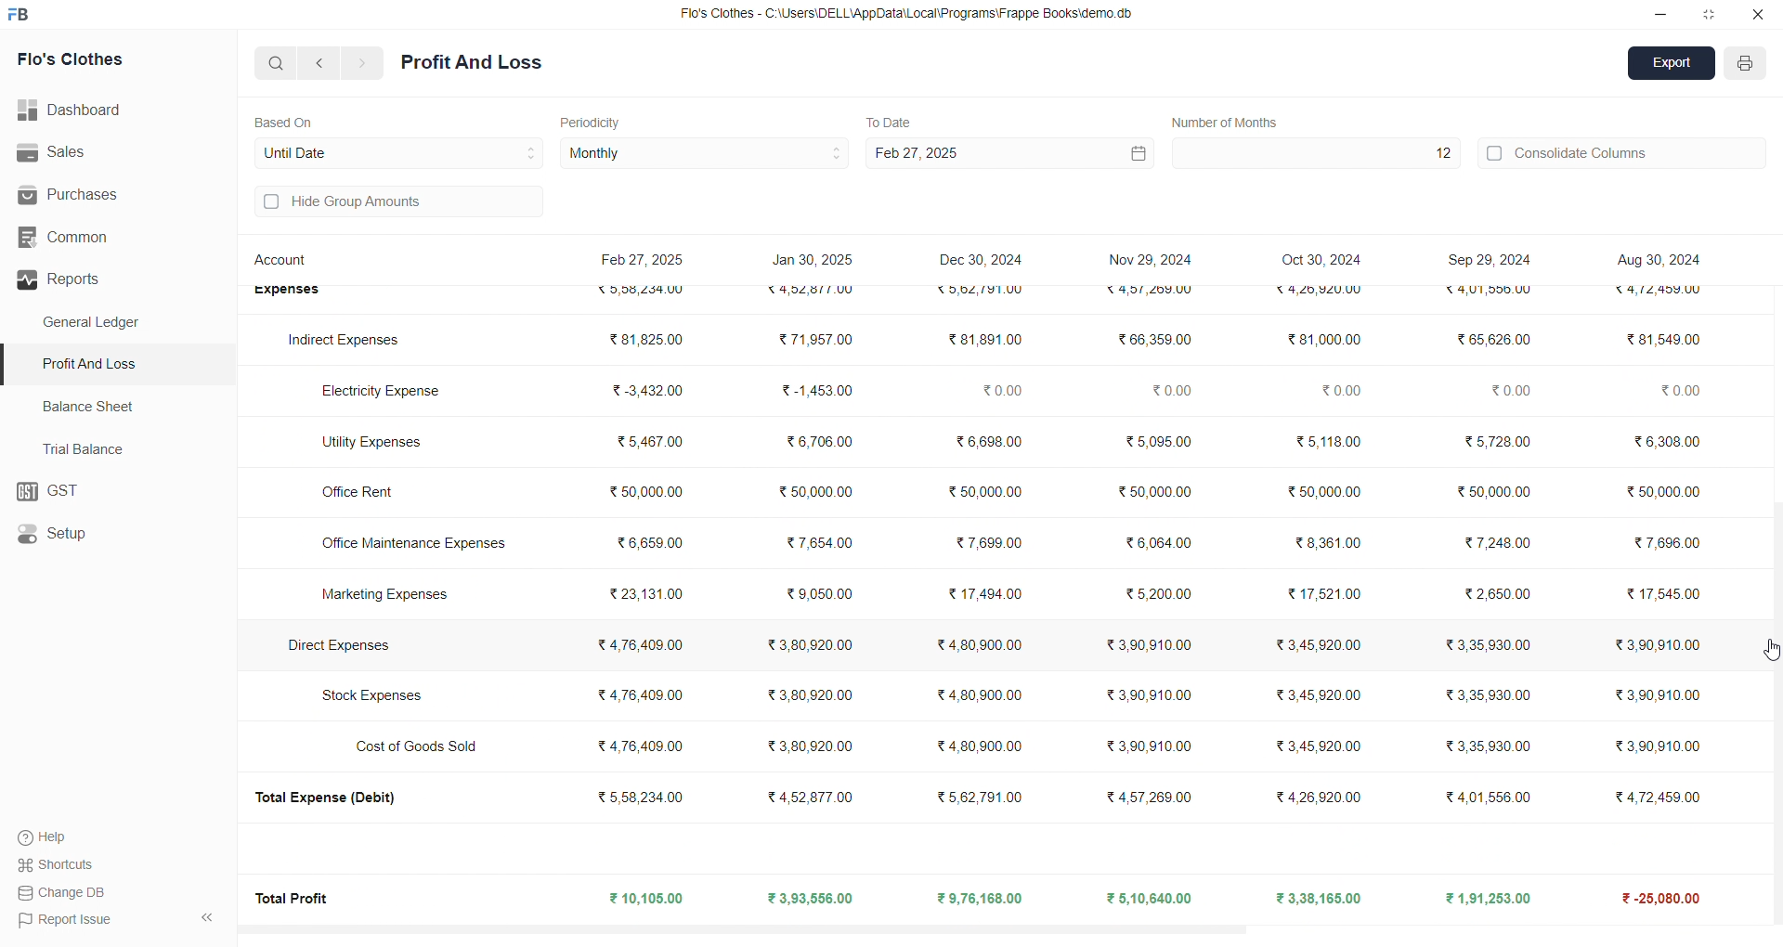  What do you see at coordinates (1493, 488) in the screenshot?
I see `₹ 50,000.00` at bounding box center [1493, 488].